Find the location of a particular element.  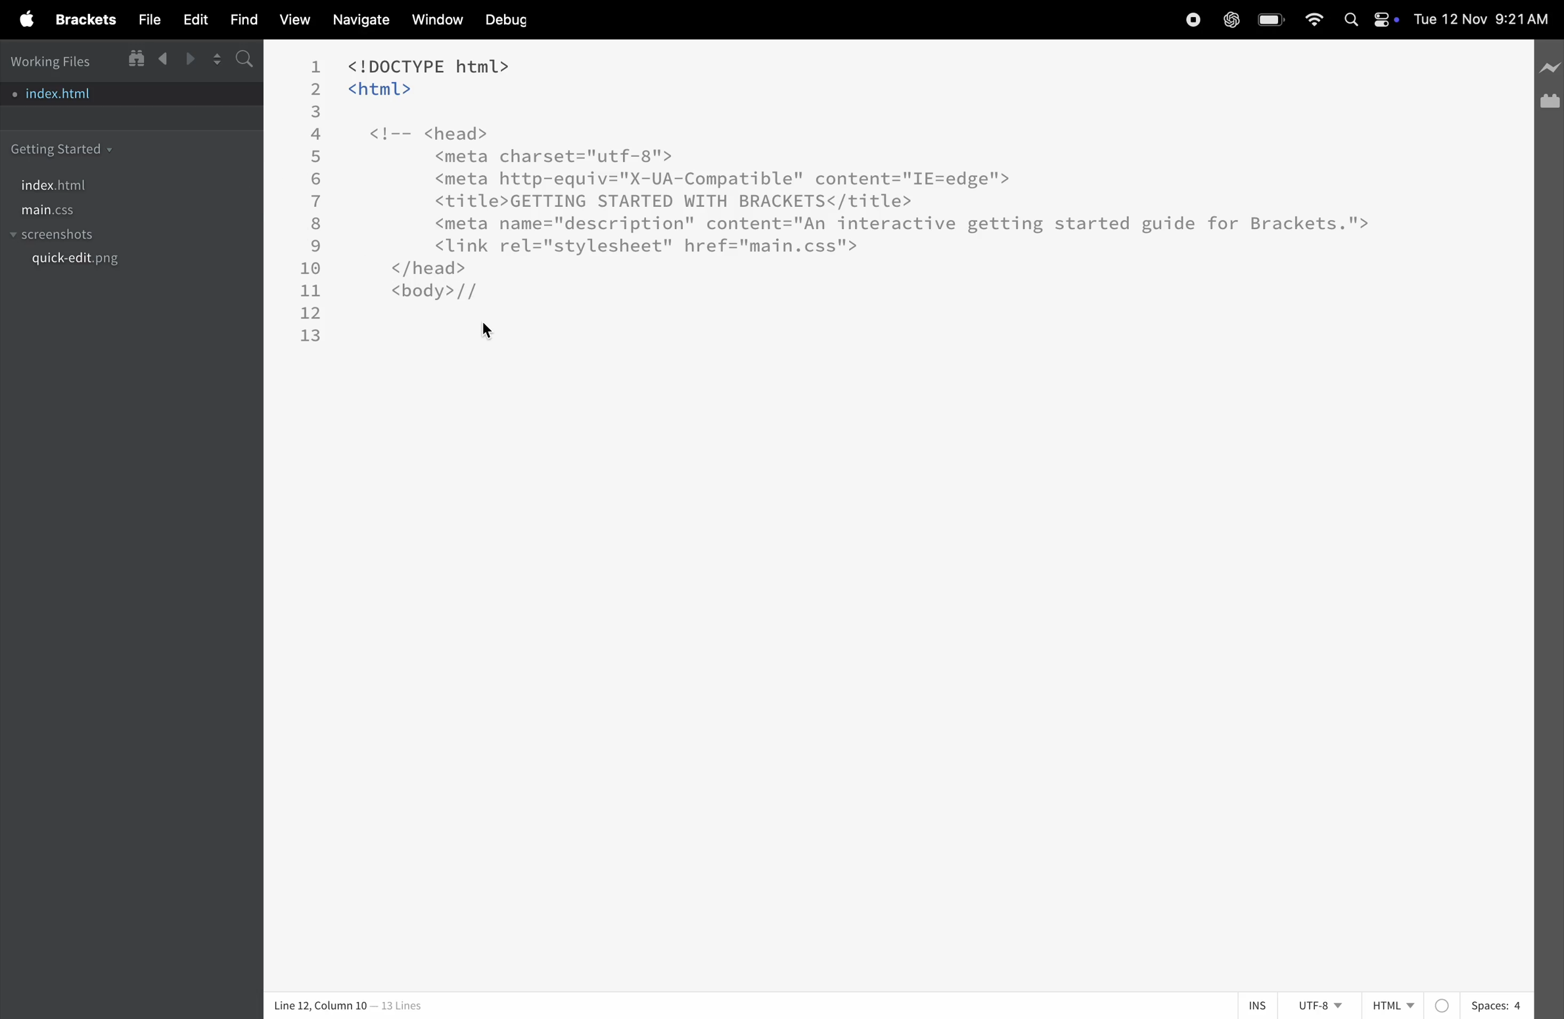

getting started is located at coordinates (73, 148).